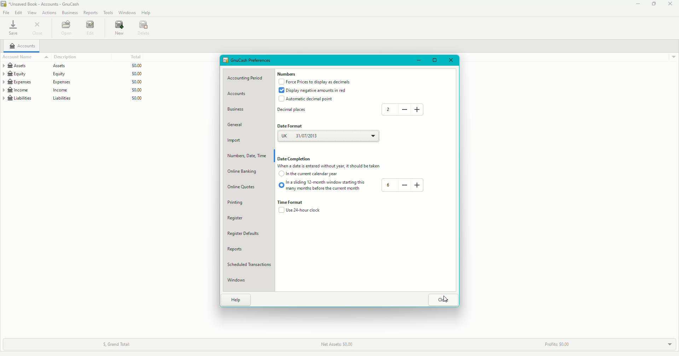 Image resolution: width=679 pixels, height=356 pixels. Describe the element at coordinates (451, 60) in the screenshot. I see `Close` at that location.